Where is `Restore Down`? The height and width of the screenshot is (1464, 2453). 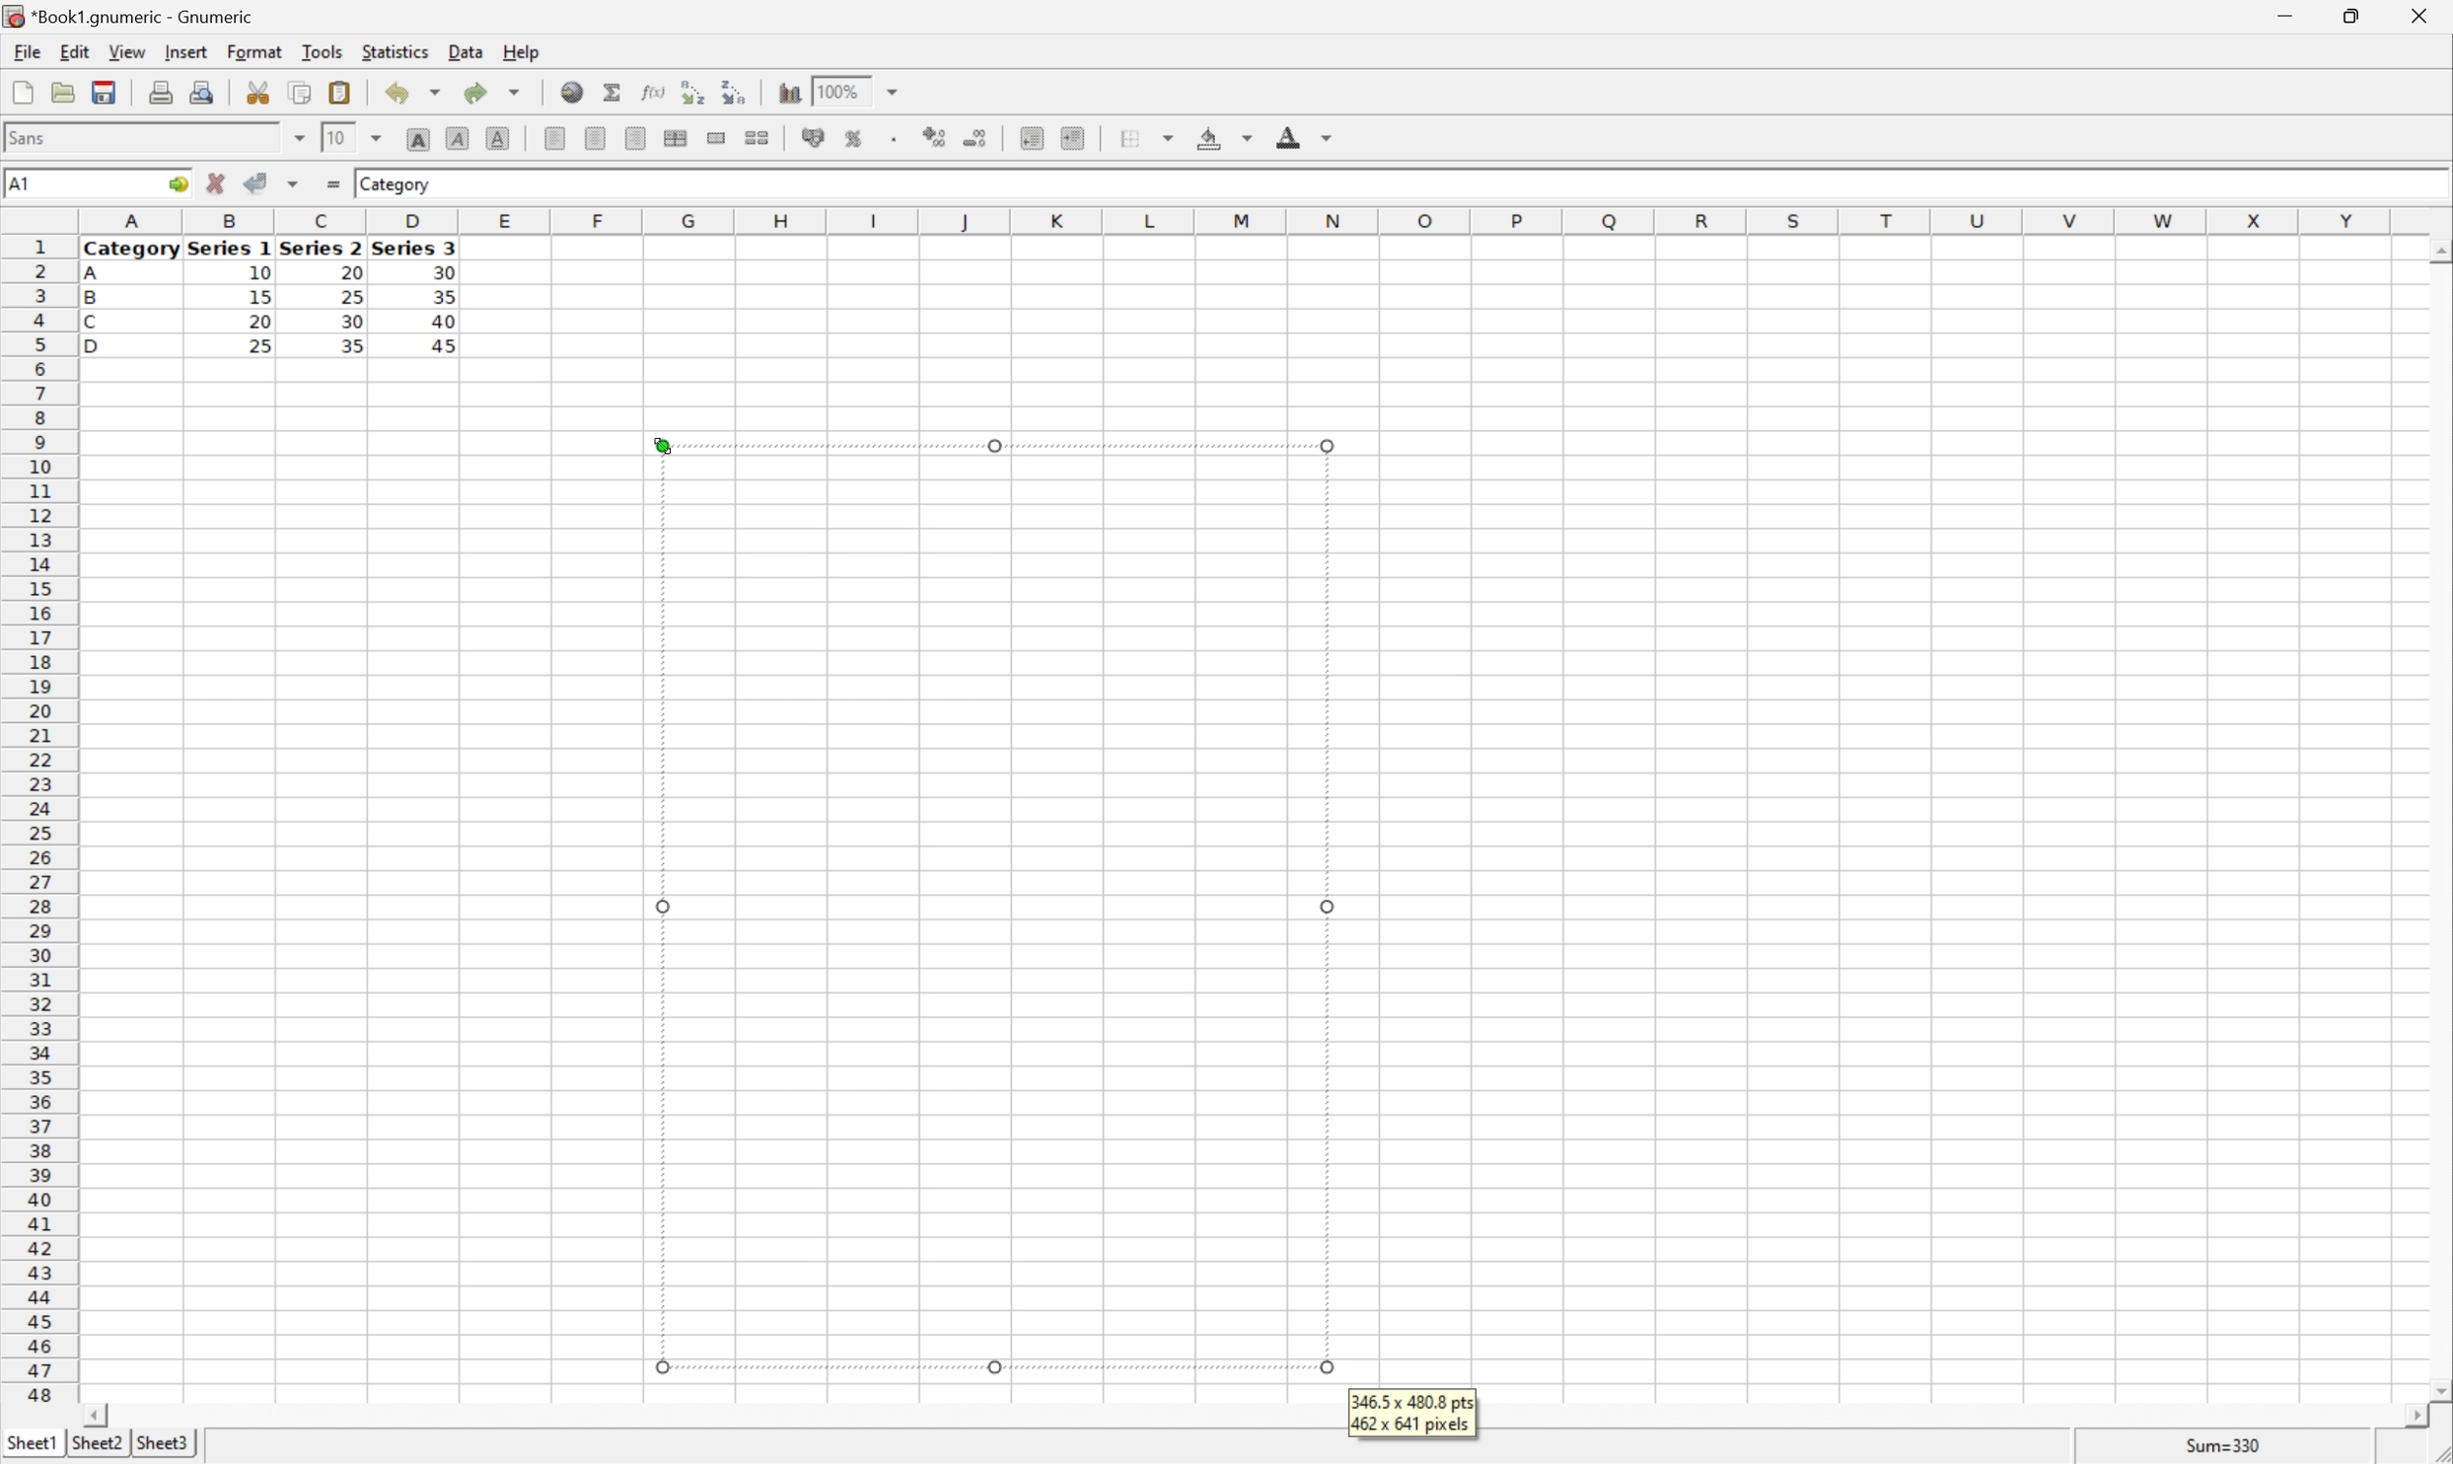 Restore Down is located at coordinates (2342, 16).